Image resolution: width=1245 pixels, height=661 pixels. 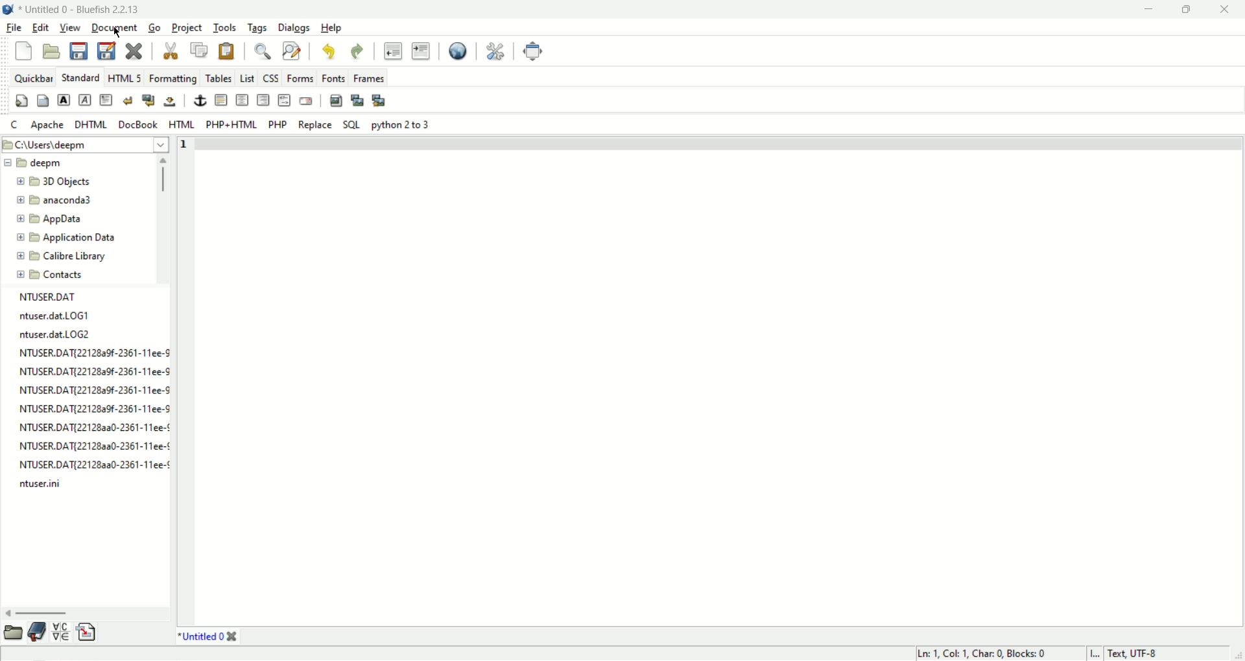 I want to click on list, so click(x=248, y=78).